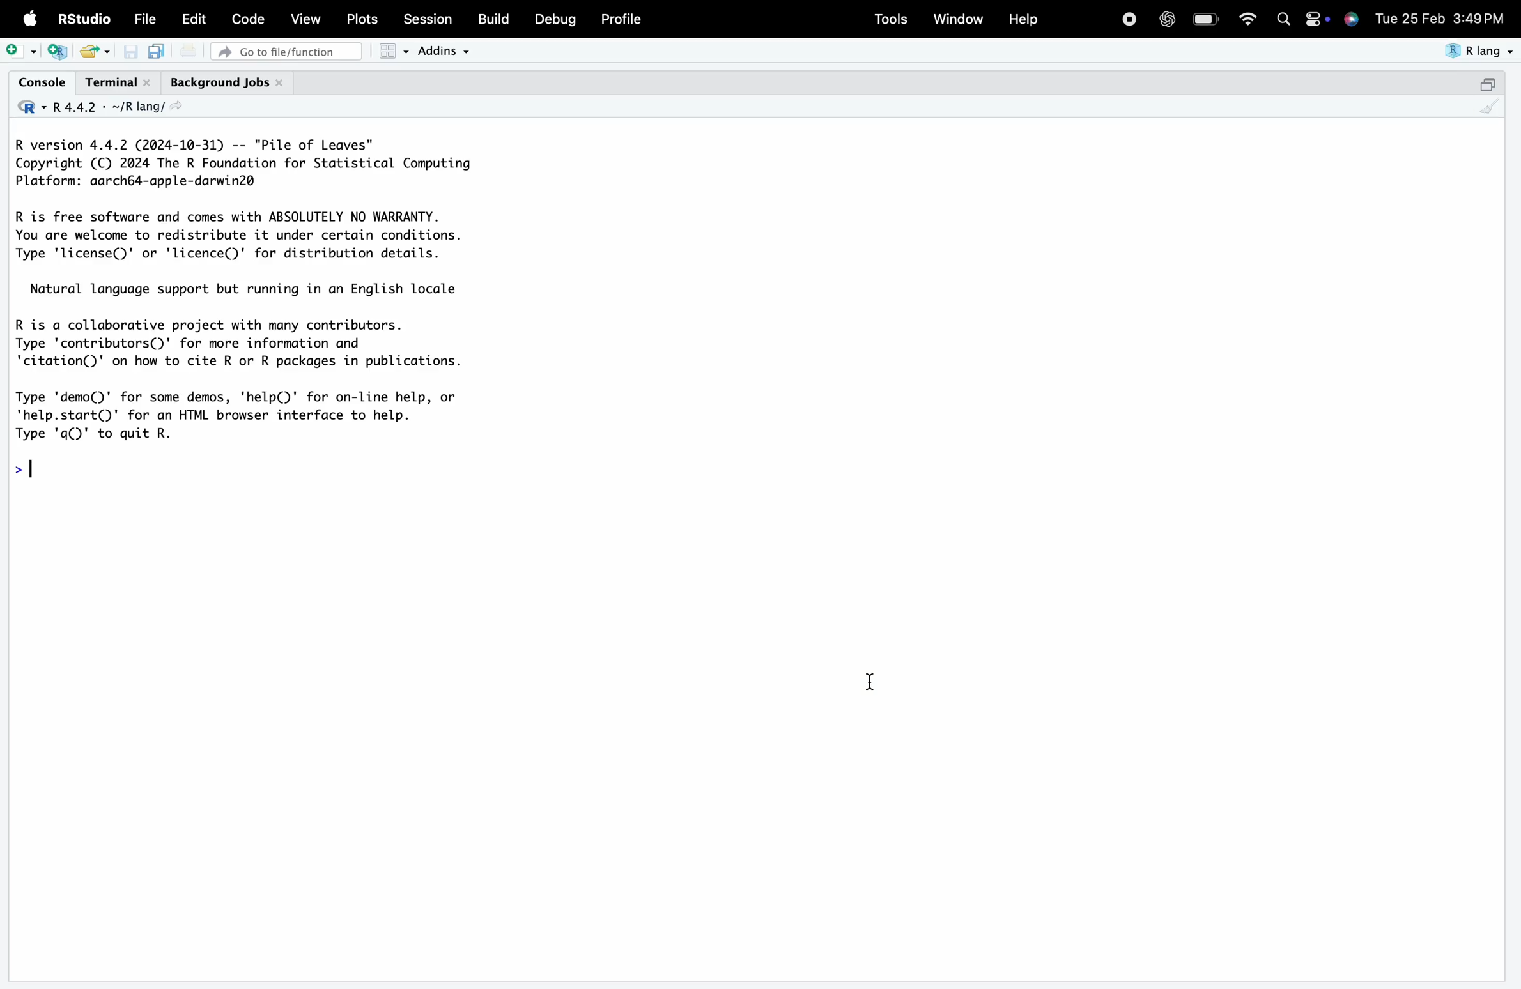 The height and width of the screenshot is (989, 1521). I want to click on view the current working directory, so click(175, 106).